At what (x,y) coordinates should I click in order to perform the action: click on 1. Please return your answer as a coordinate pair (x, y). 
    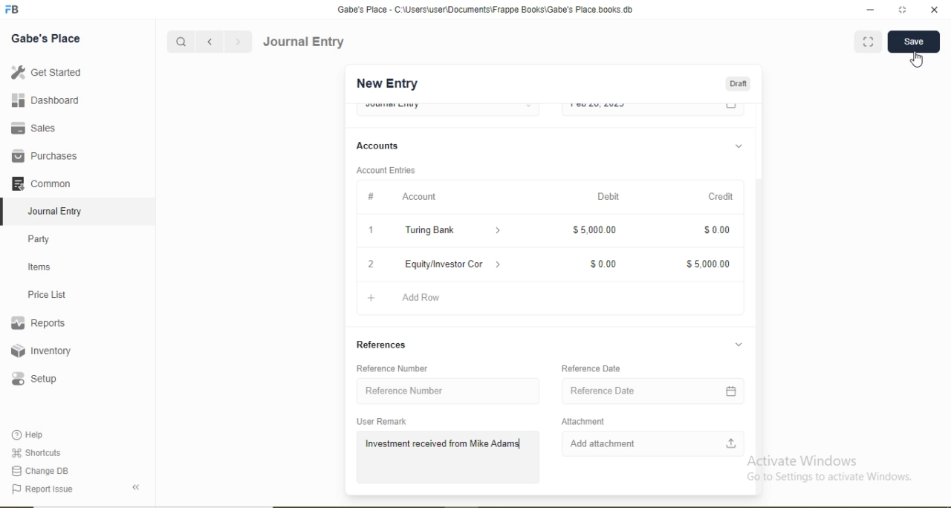
    Looking at the image, I should click on (371, 229).